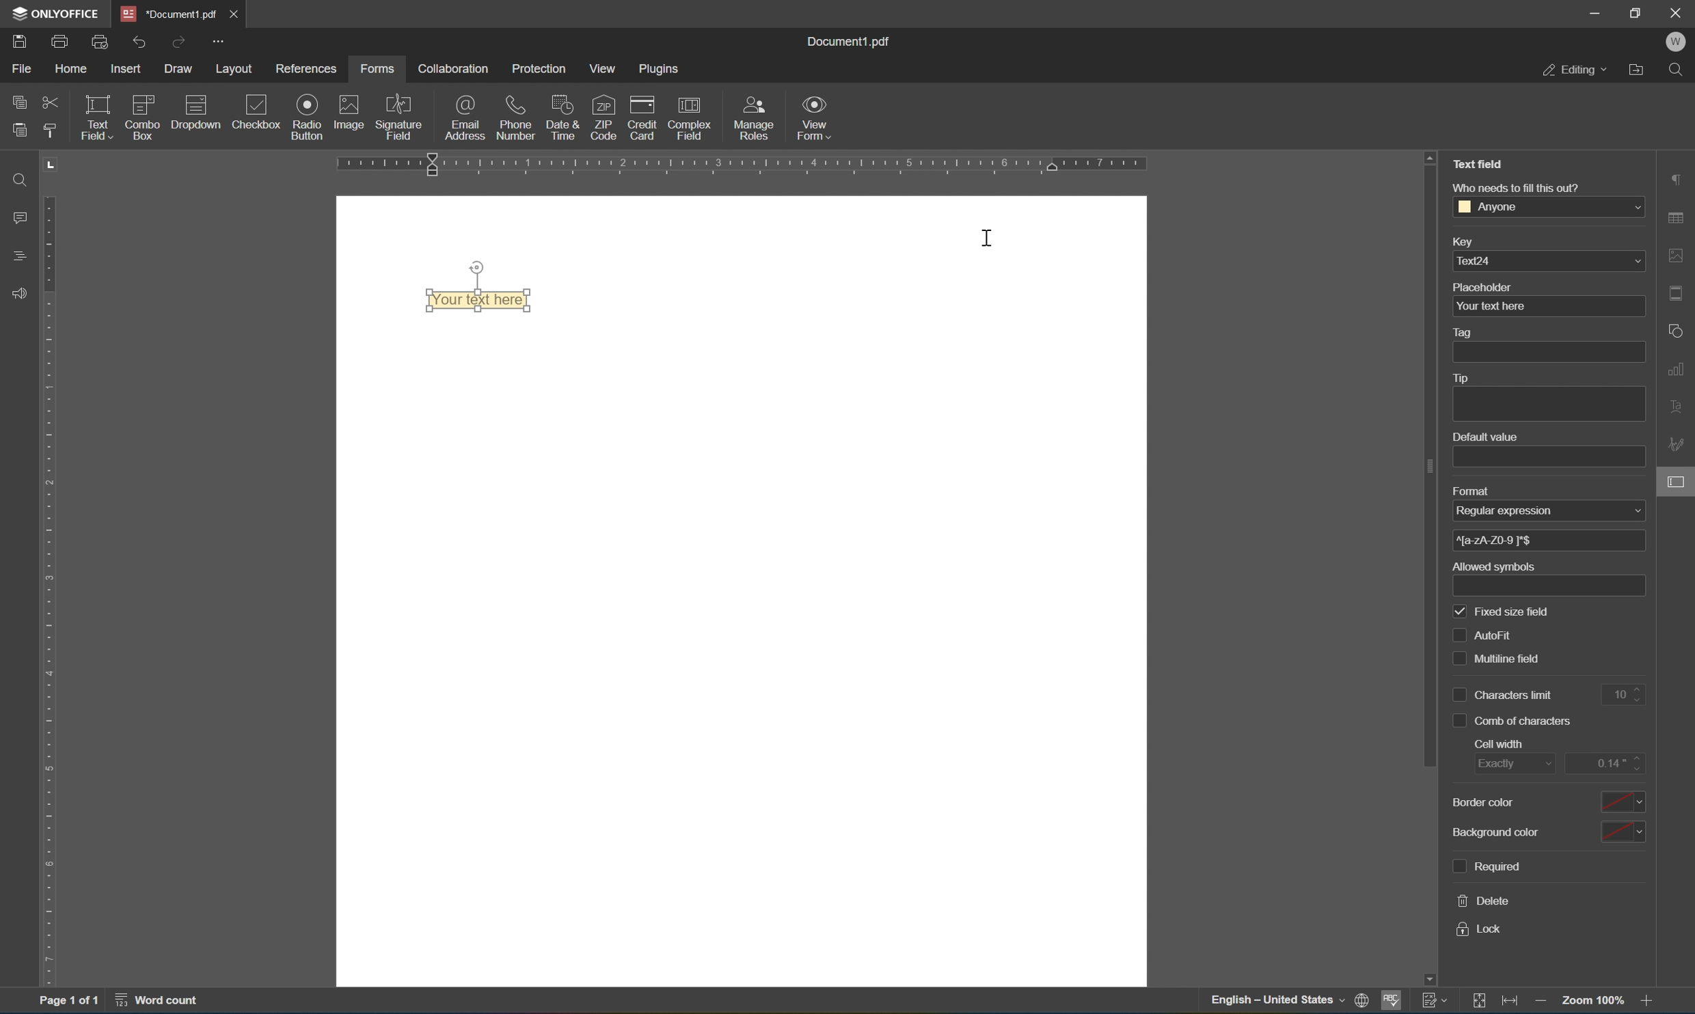  I want to click on copy style, so click(49, 130).